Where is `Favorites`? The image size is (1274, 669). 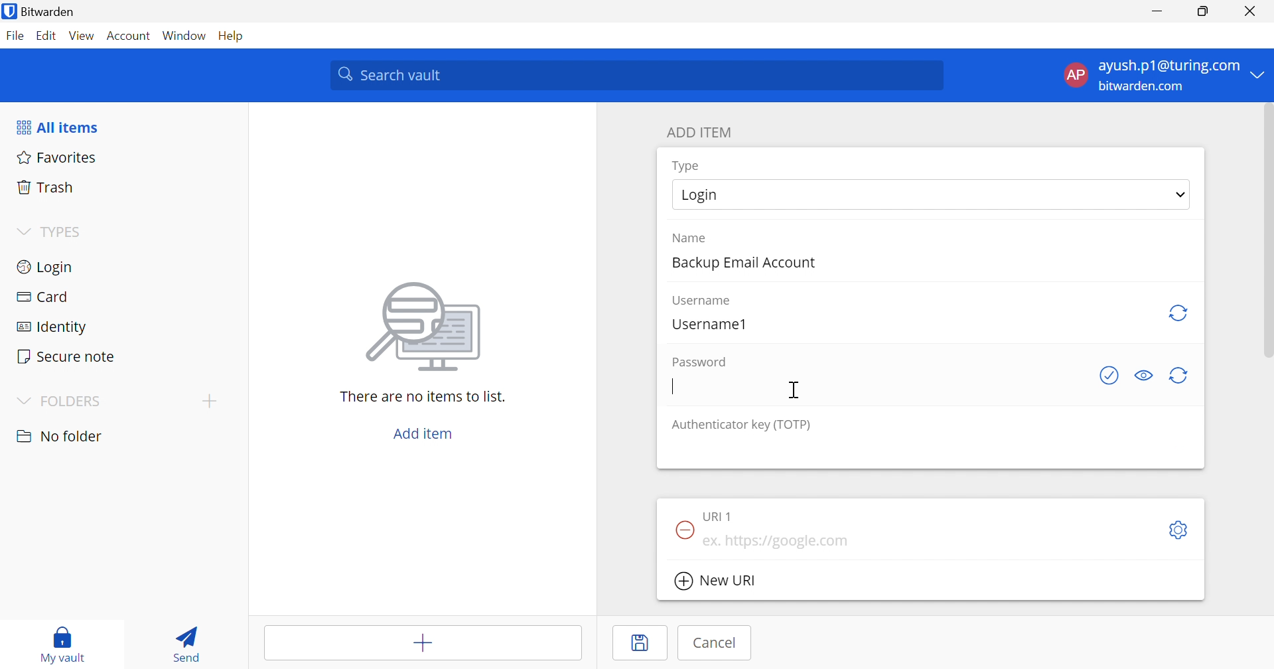 Favorites is located at coordinates (58, 157).